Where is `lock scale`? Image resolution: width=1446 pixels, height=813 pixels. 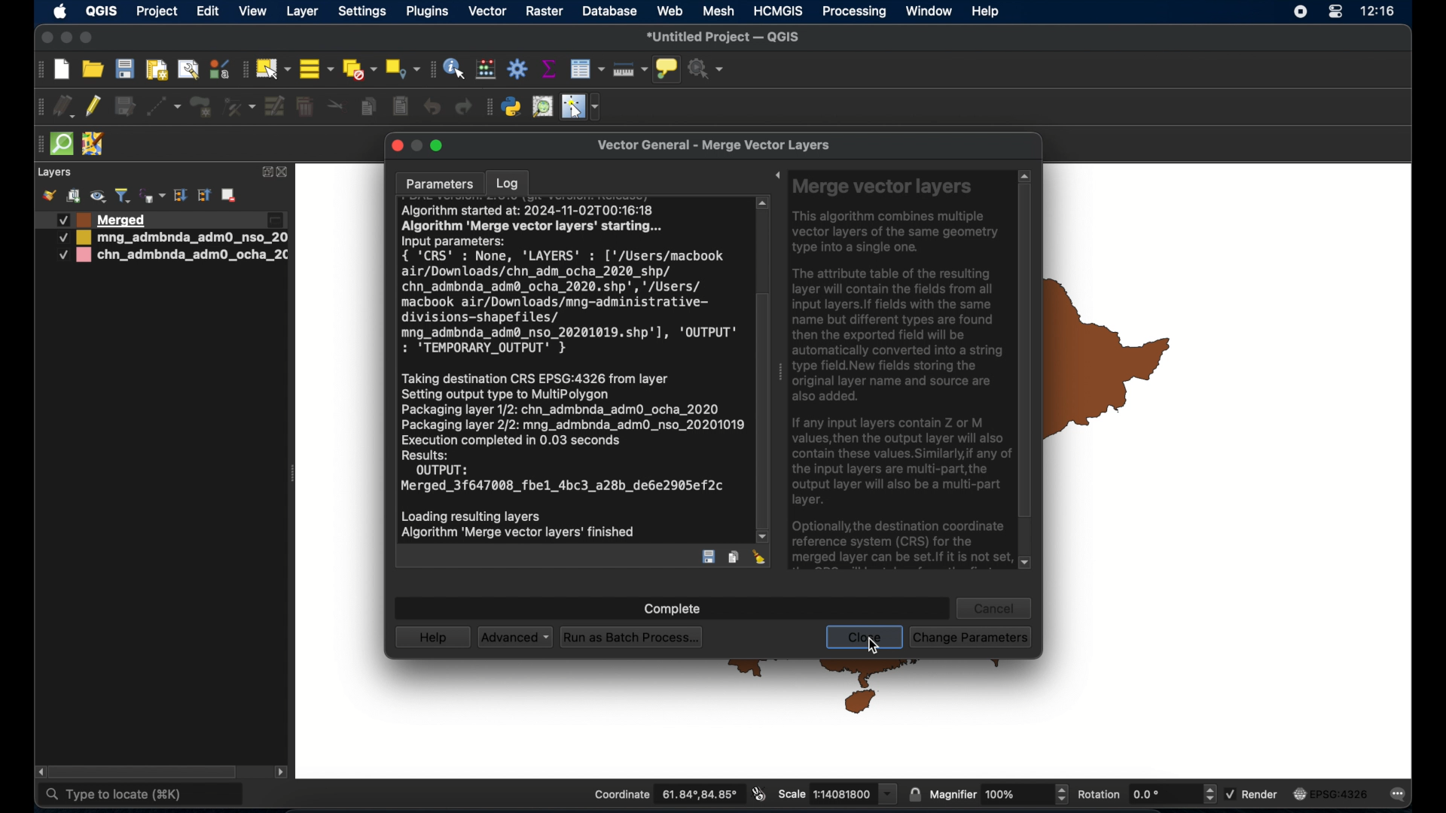
lock scale is located at coordinates (914, 793).